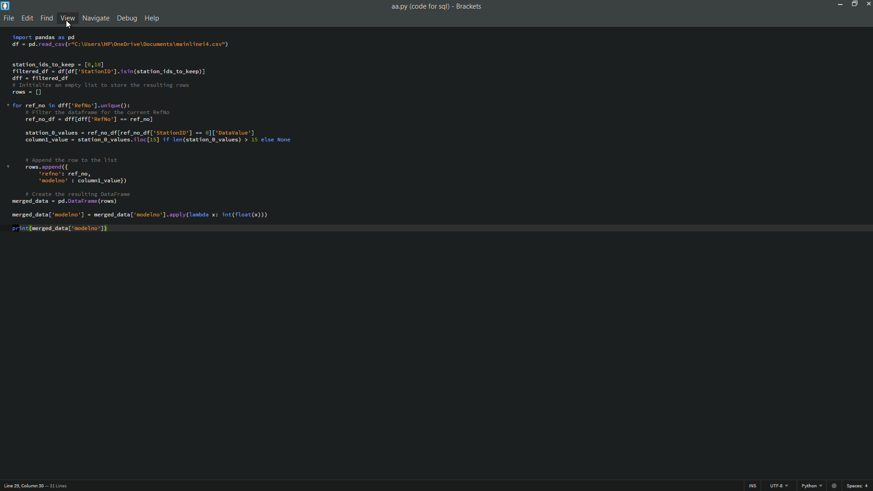 This screenshot has width=873, height=491. What do you see at coordinates (468, 7) in the screenshot?
I see `app name` at bounding box center [468, 7].